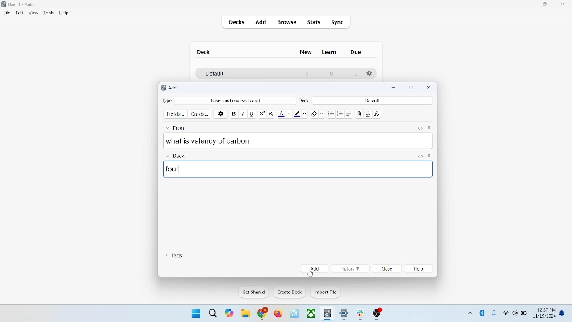 The height and width of the screenshot is (322, 572). I want to click on icon, so click(328, 314).